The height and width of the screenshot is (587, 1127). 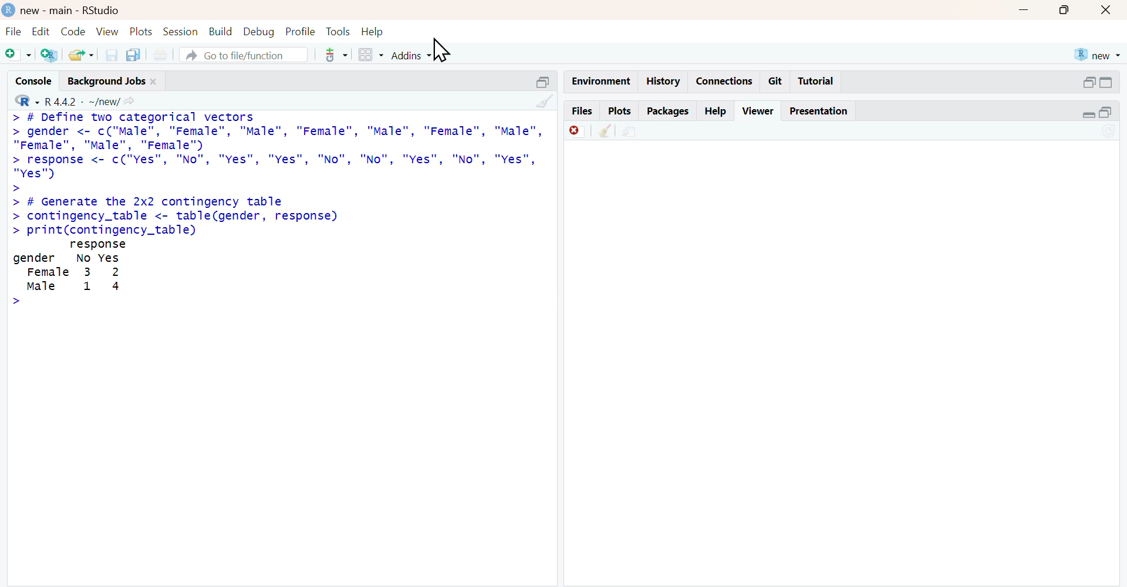 I want to click on logo, so click(x=10, y=9).